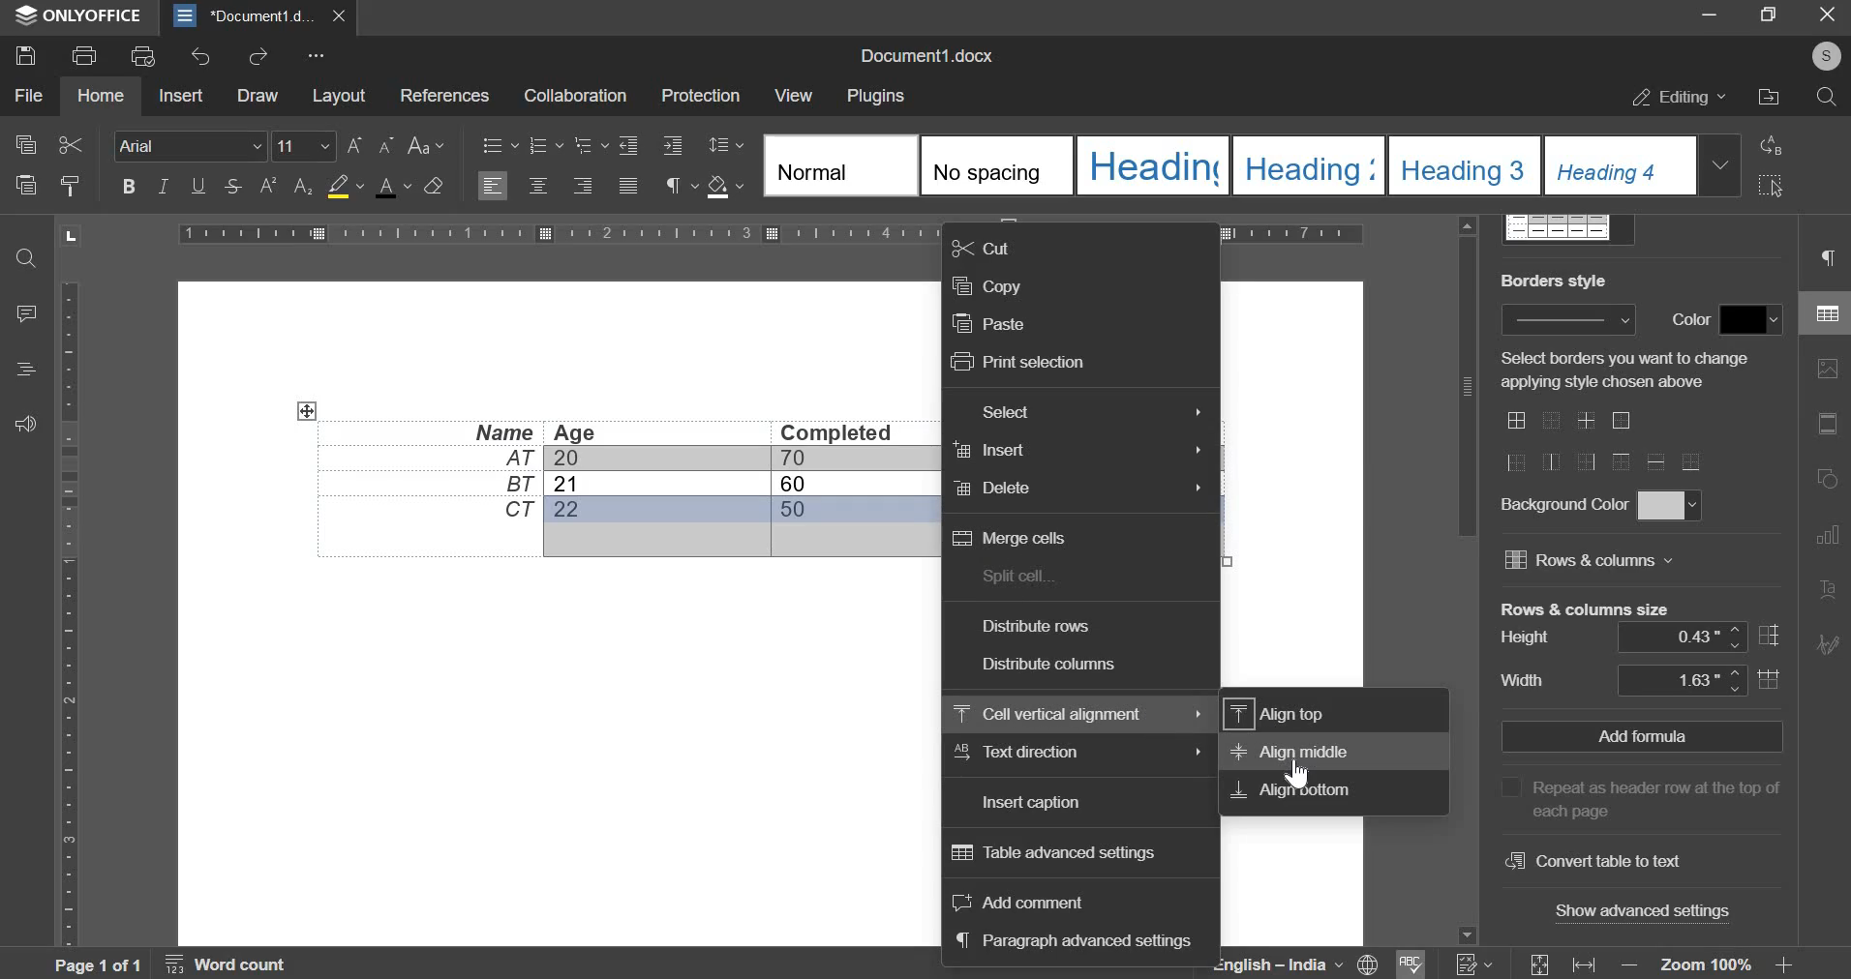  I want to click on shading, so click(718, 186).